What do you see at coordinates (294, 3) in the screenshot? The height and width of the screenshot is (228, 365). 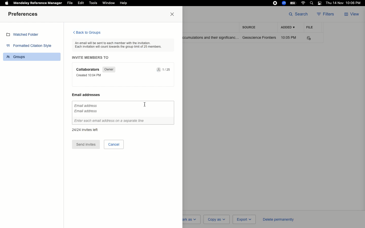 I see `Charge` at bounding box center [294, 3].